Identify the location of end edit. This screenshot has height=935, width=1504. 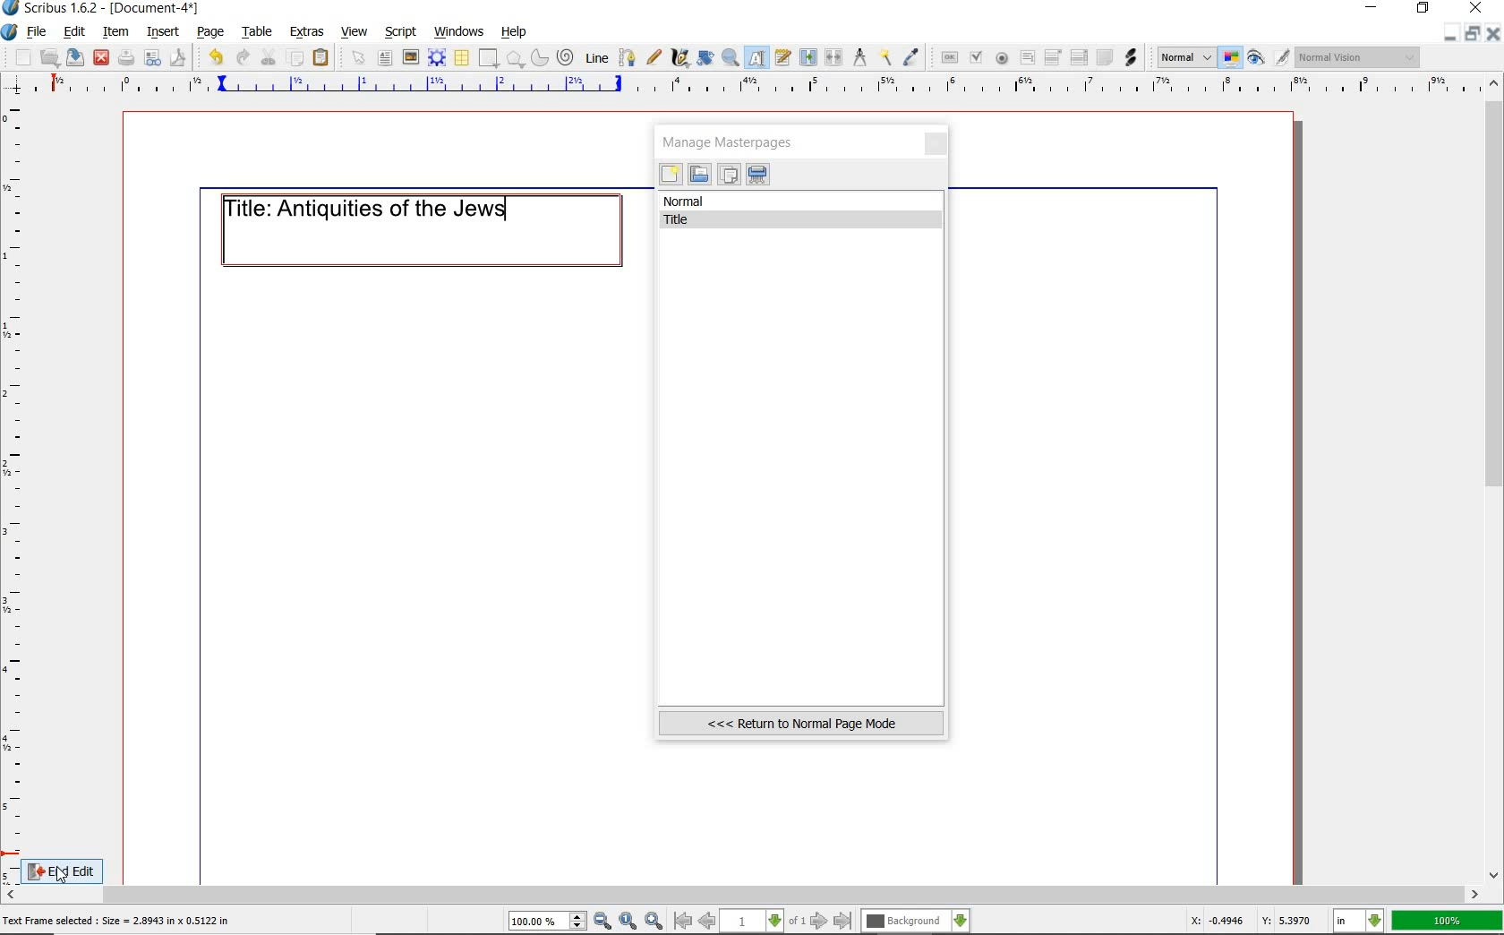
(79, 869).